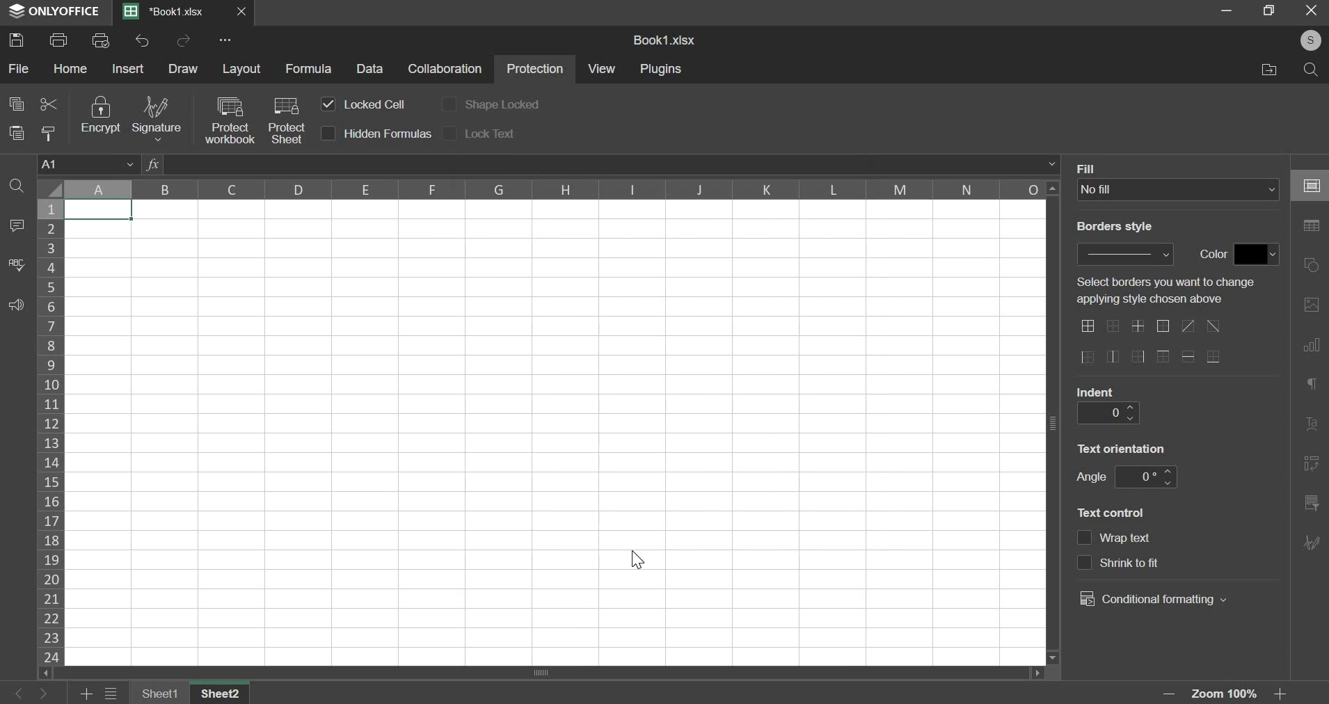  I want to click on feedback, so click(15, 305).